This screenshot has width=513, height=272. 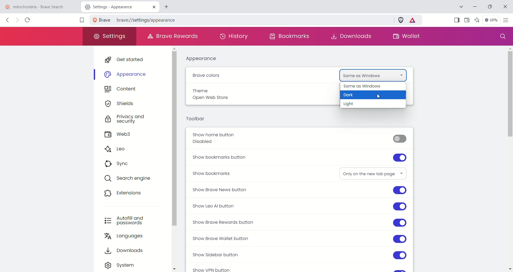 What do you see at coordinates (301, 238) in the screenshot?
I see `show brave wallet button` at bounding box center [301, 238].